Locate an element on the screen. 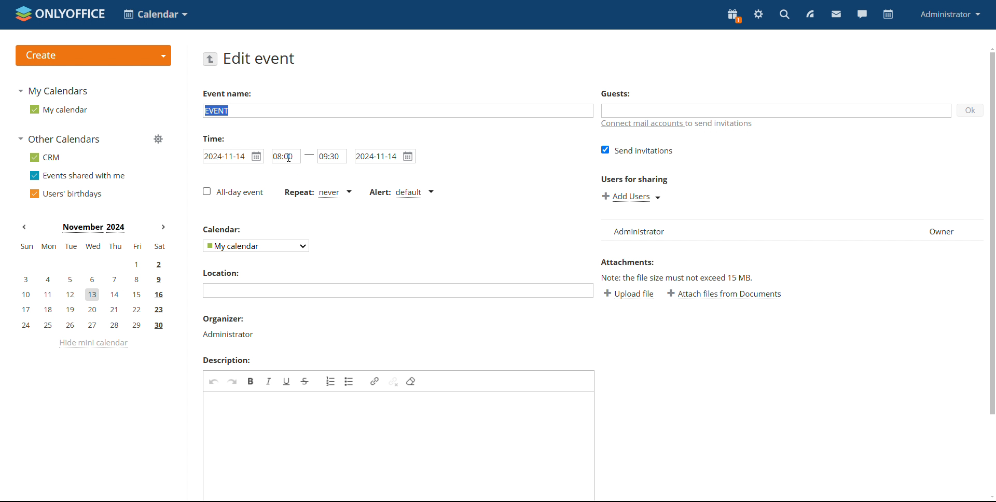  24, 25, 26, 27, 28, 29, 30 is located at coordinates (93, 326).